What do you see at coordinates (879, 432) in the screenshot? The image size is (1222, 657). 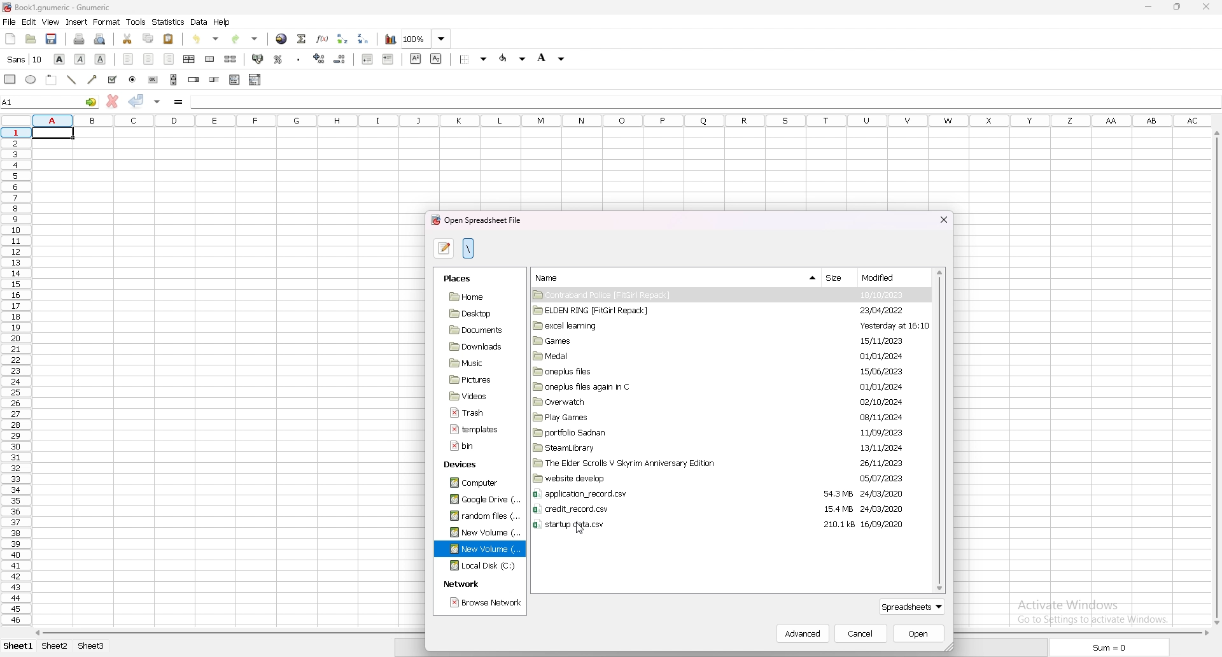 I see `11/09/2023` at bounding box center [879, 432].